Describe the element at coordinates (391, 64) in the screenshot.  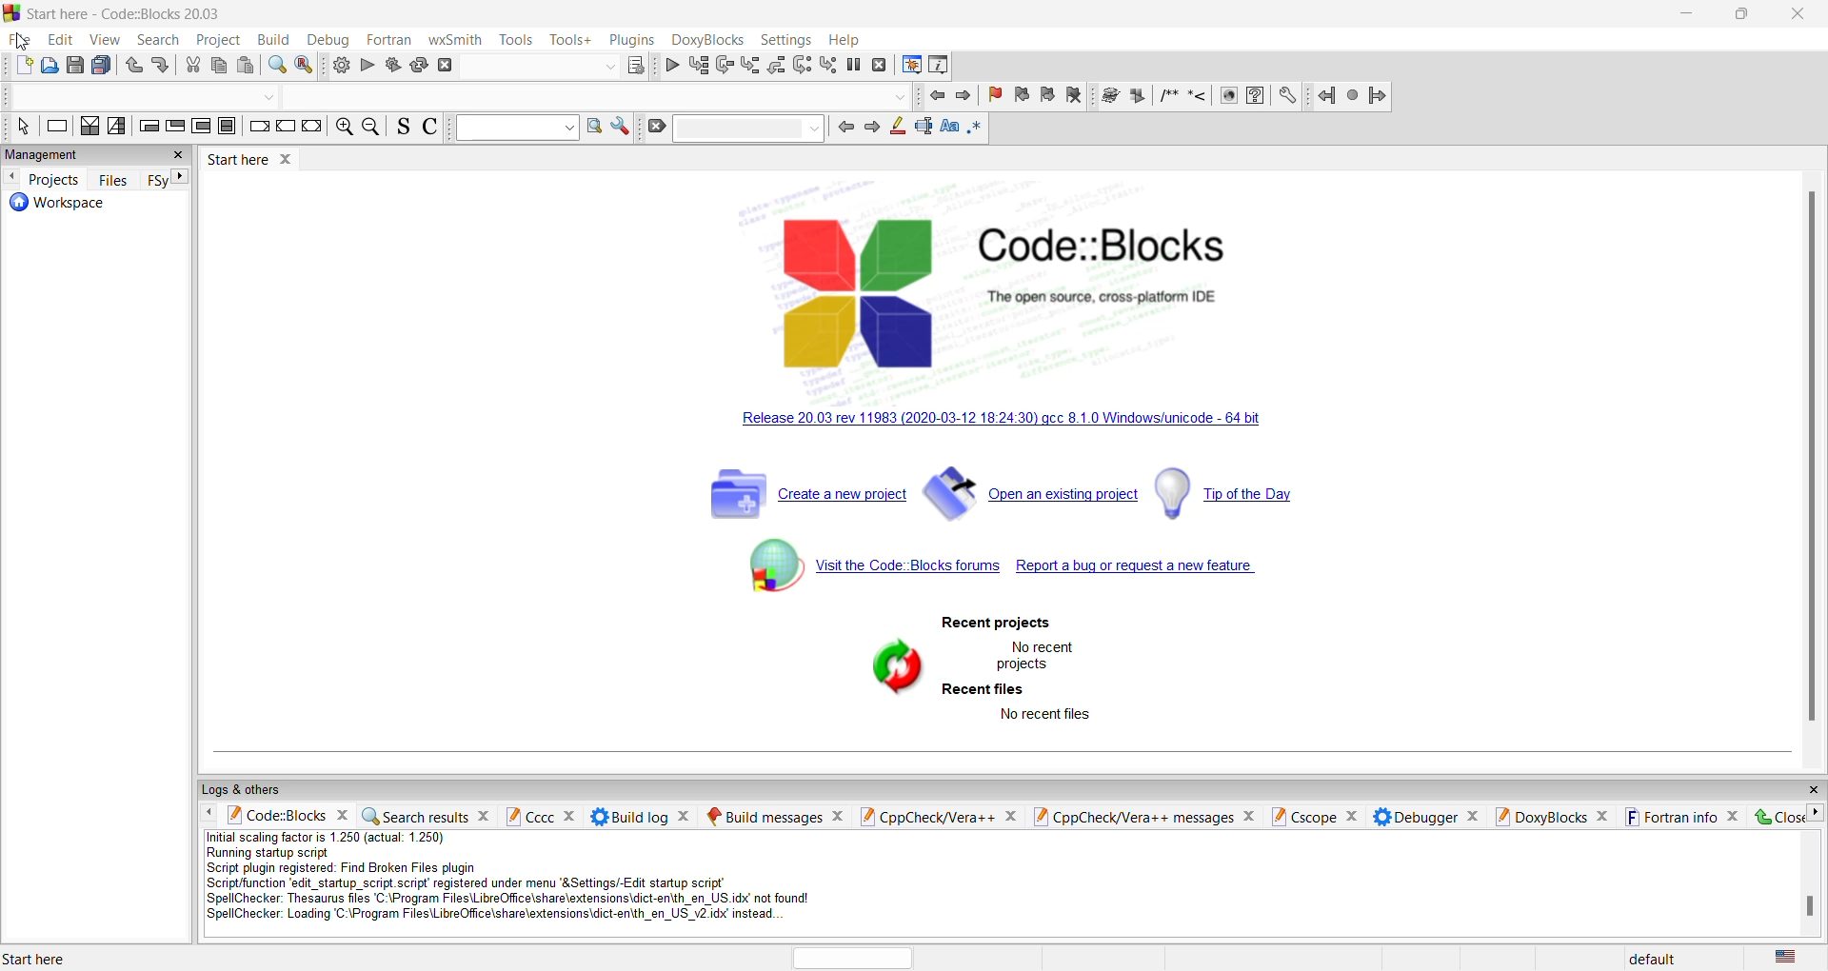
I see `build and run` at that location.